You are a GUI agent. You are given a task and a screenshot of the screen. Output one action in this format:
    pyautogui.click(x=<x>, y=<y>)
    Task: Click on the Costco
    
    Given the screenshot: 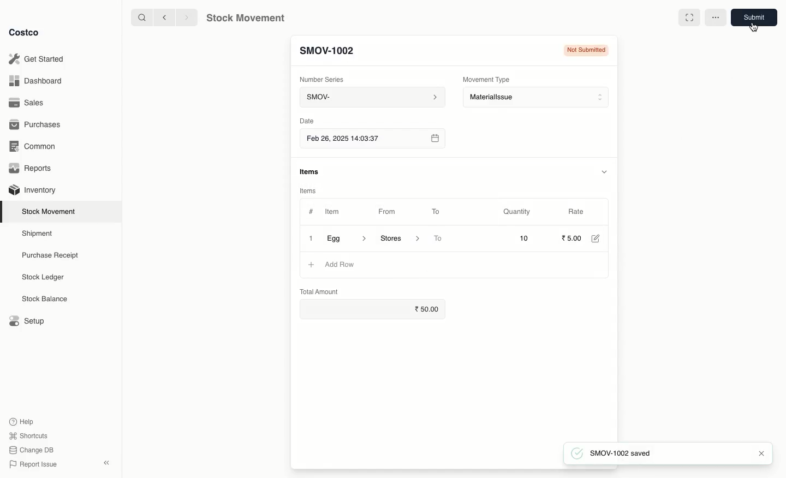 What is the action you would take?
    pyautogui.click(x=25, y=33)
    